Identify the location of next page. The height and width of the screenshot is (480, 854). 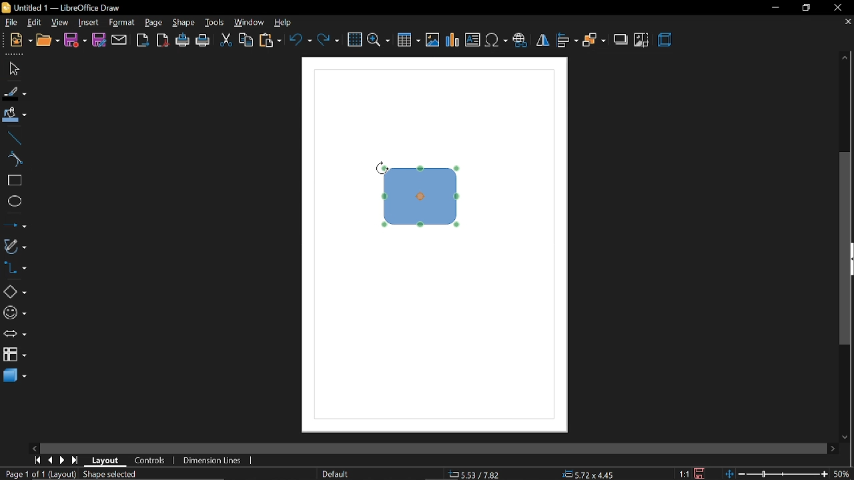
(63, 461).